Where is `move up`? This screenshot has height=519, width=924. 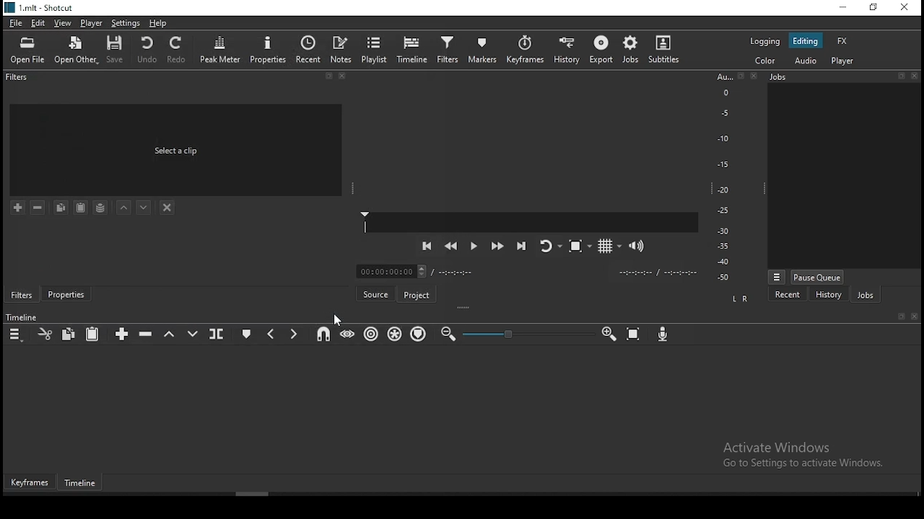 move up is located at coordinates (145, 208).